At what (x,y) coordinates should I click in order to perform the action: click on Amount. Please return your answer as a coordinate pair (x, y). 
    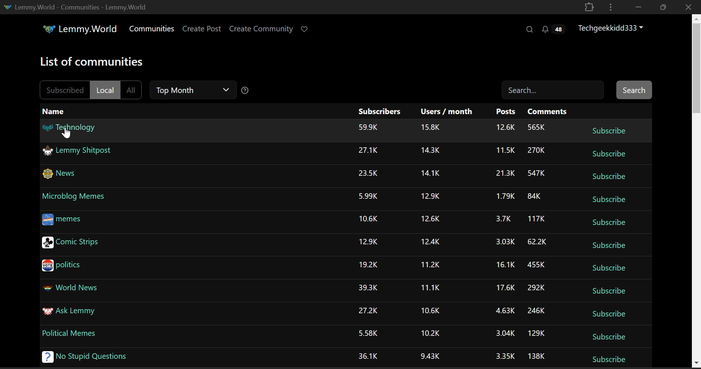
    Looking at the image, I should click on (537, 151).